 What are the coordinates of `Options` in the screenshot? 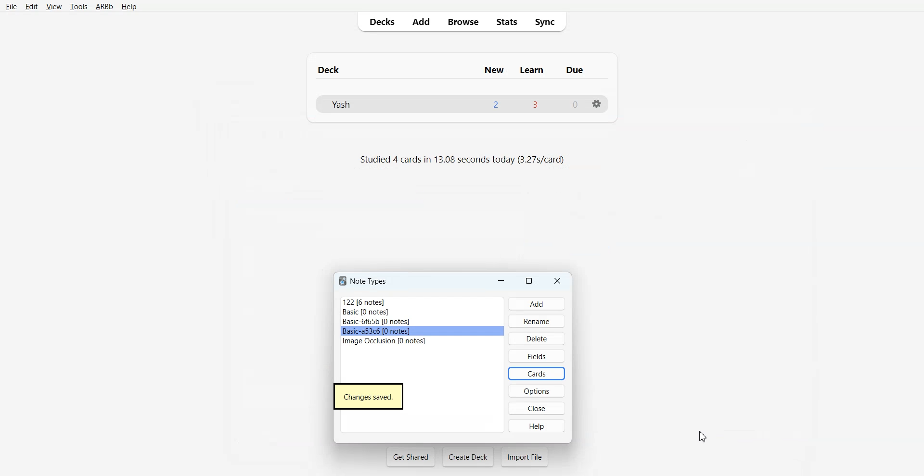 It's located at (537, 391).